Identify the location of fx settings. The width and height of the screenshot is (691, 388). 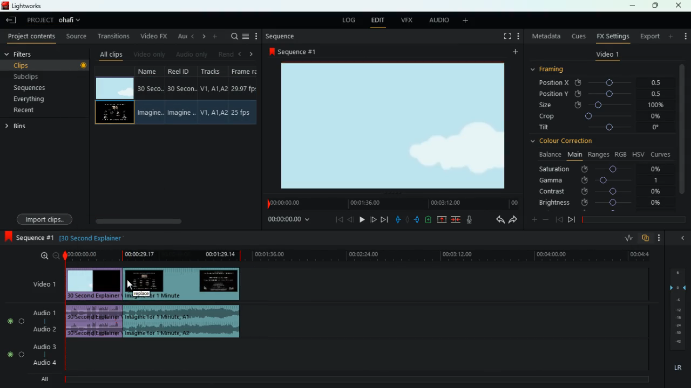
(612, 36).